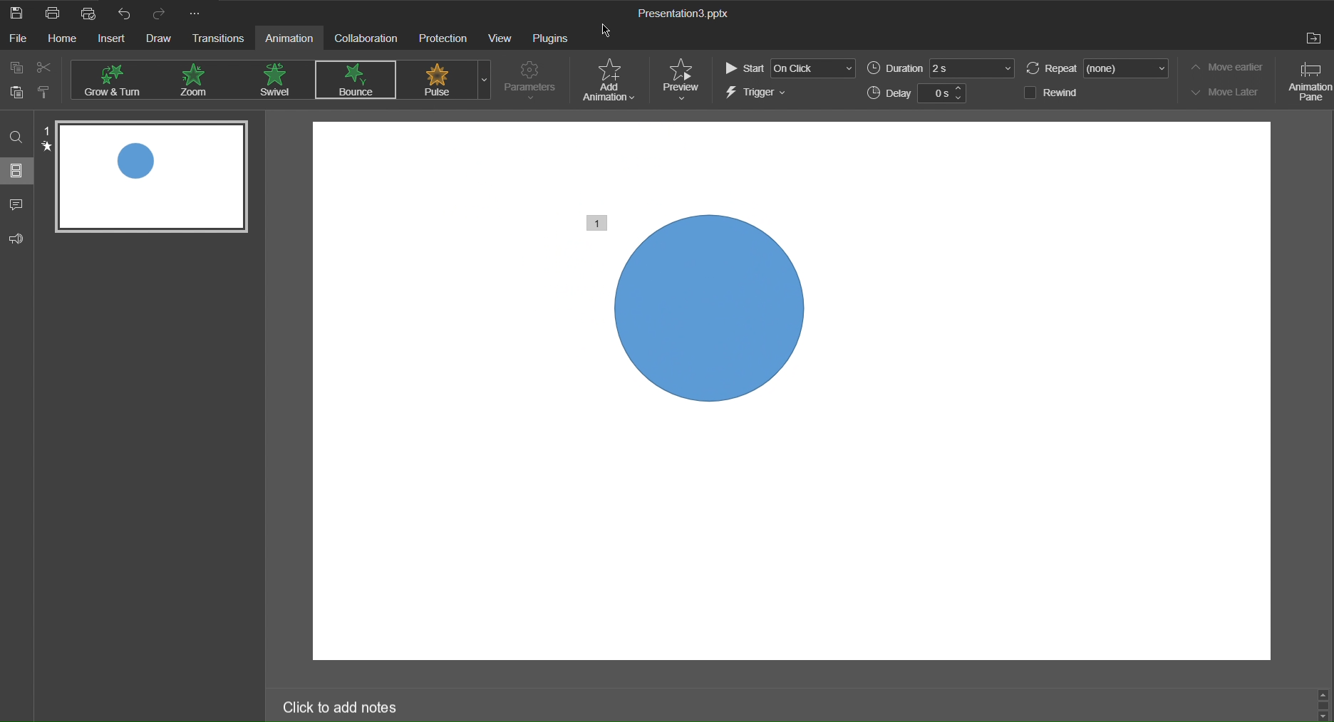  Describe the element at coordinates (973, 68) in the screenshot. I see `2s` at that location.